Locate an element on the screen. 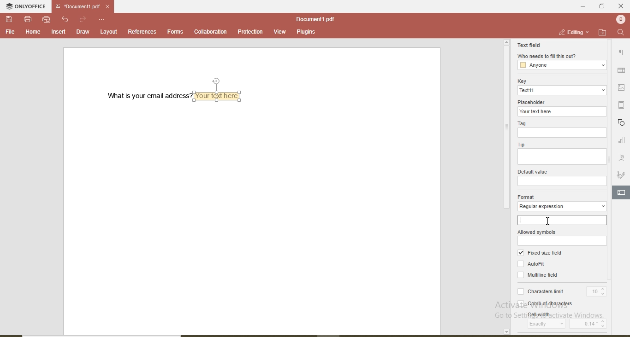  0.14 is located at coordinates (594, 323).